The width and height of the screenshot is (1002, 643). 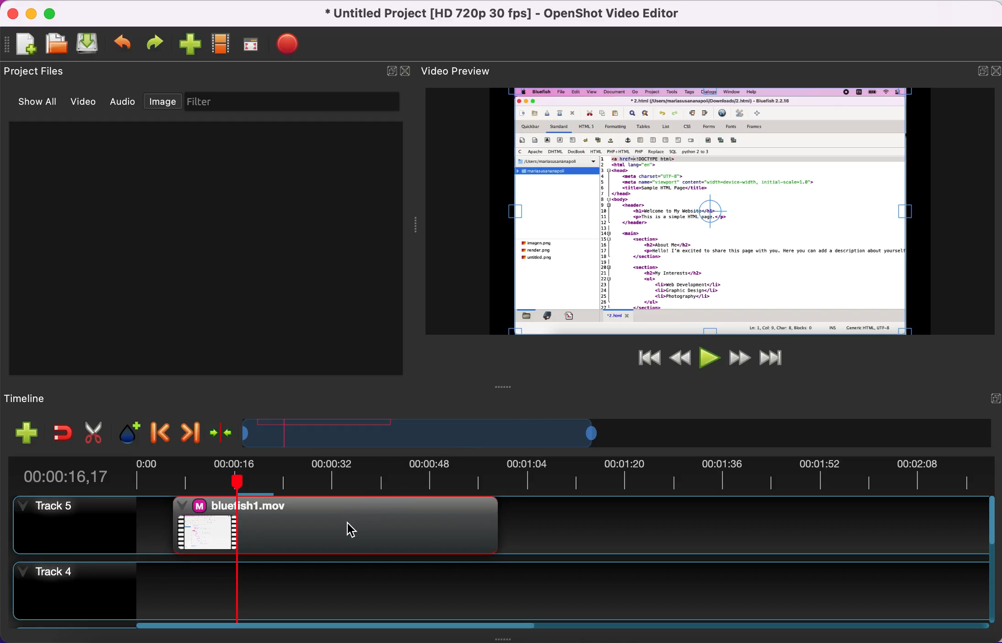 I want to click on previous marker, so click(x=158, y=429).